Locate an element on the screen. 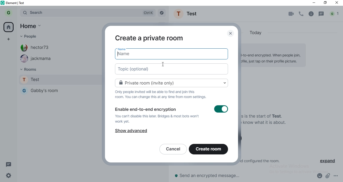 The width and height of the screenshot is (343, 182). Test is located at coordinates (187, 14).